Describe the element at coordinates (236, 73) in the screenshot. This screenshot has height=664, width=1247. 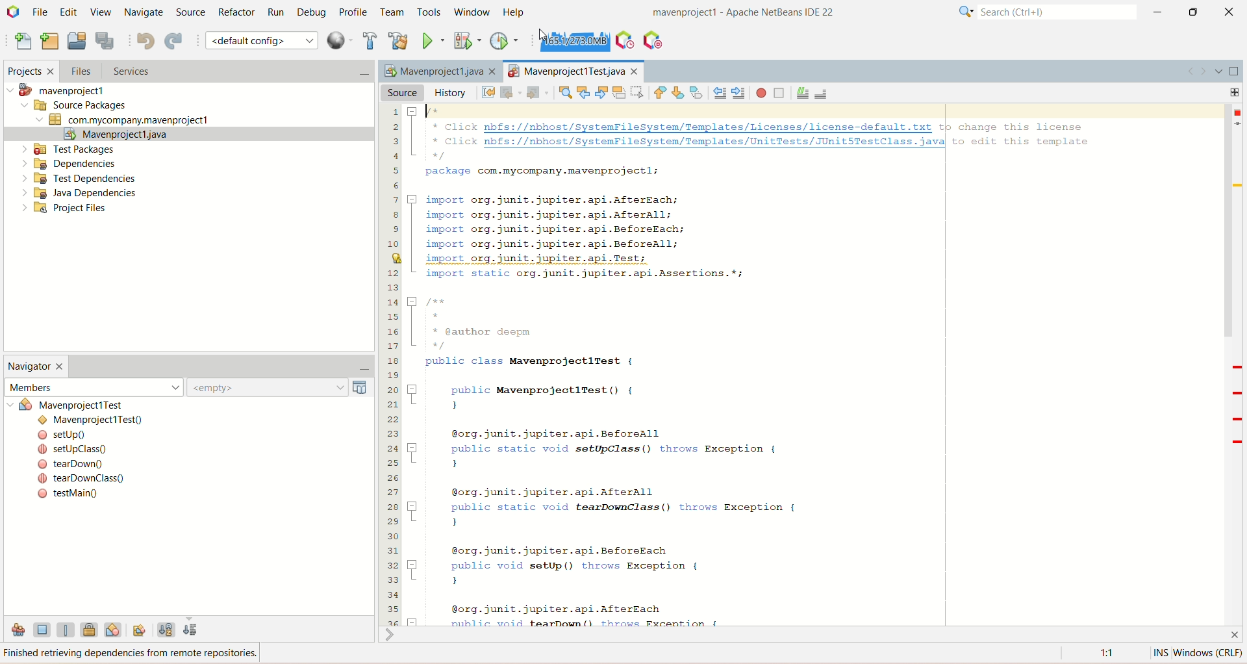
I see `services` at that location.